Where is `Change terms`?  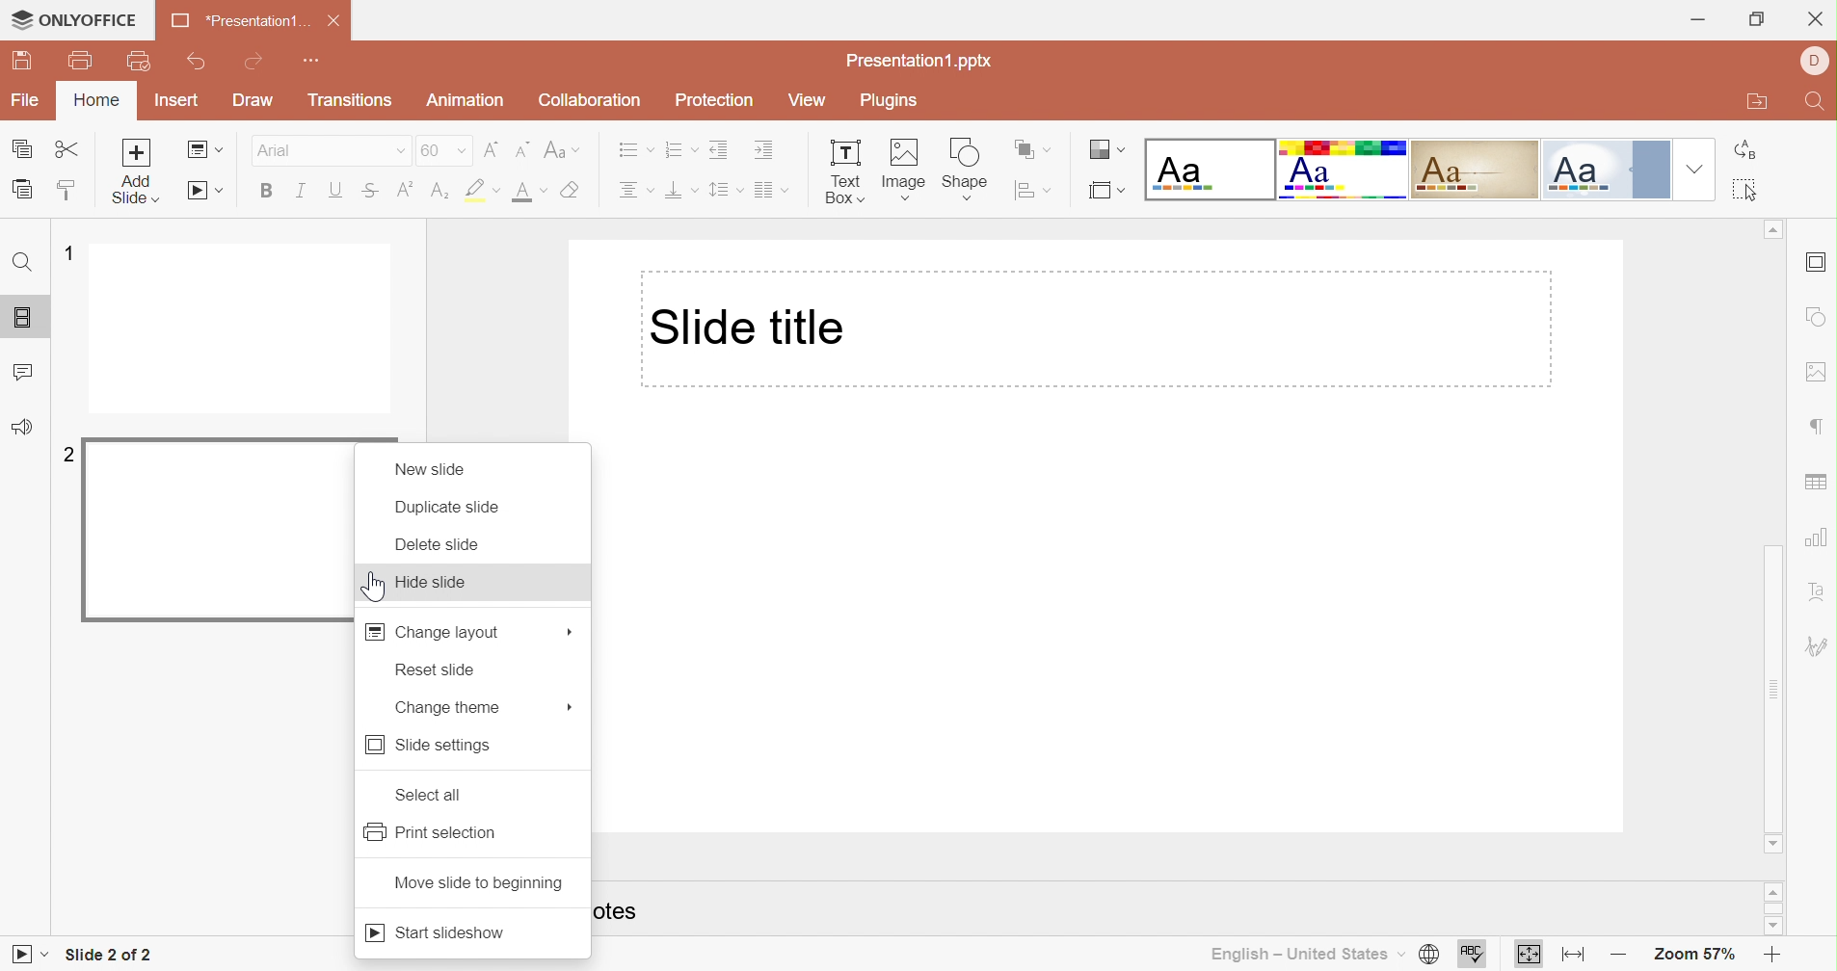
Change terms is located at coordinates (458, 705).